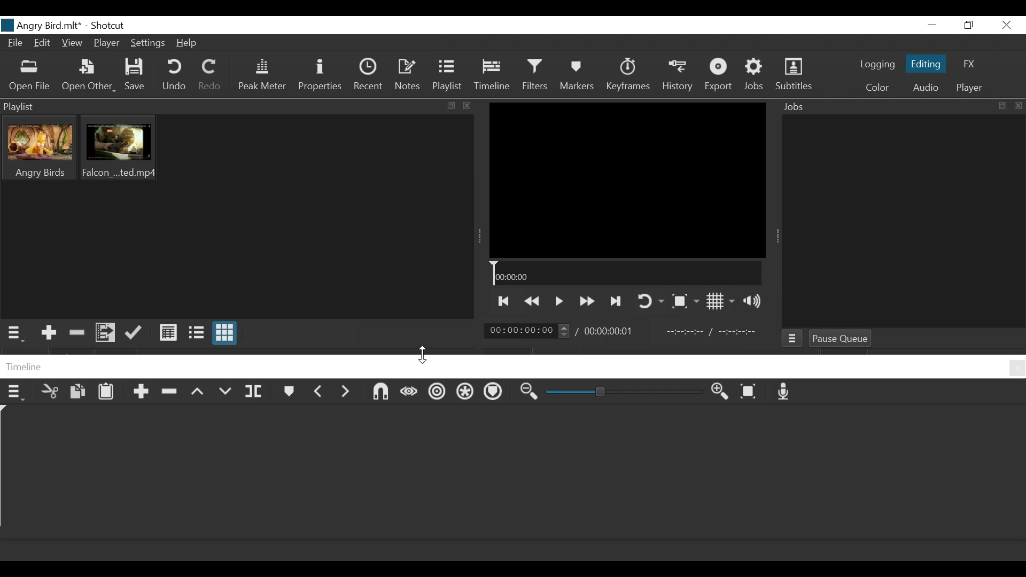 The height and width of the screenshot is (577, 1026). Describe the element at coordinates (968, 25) in the screenshot. I see `Restore` at that location.